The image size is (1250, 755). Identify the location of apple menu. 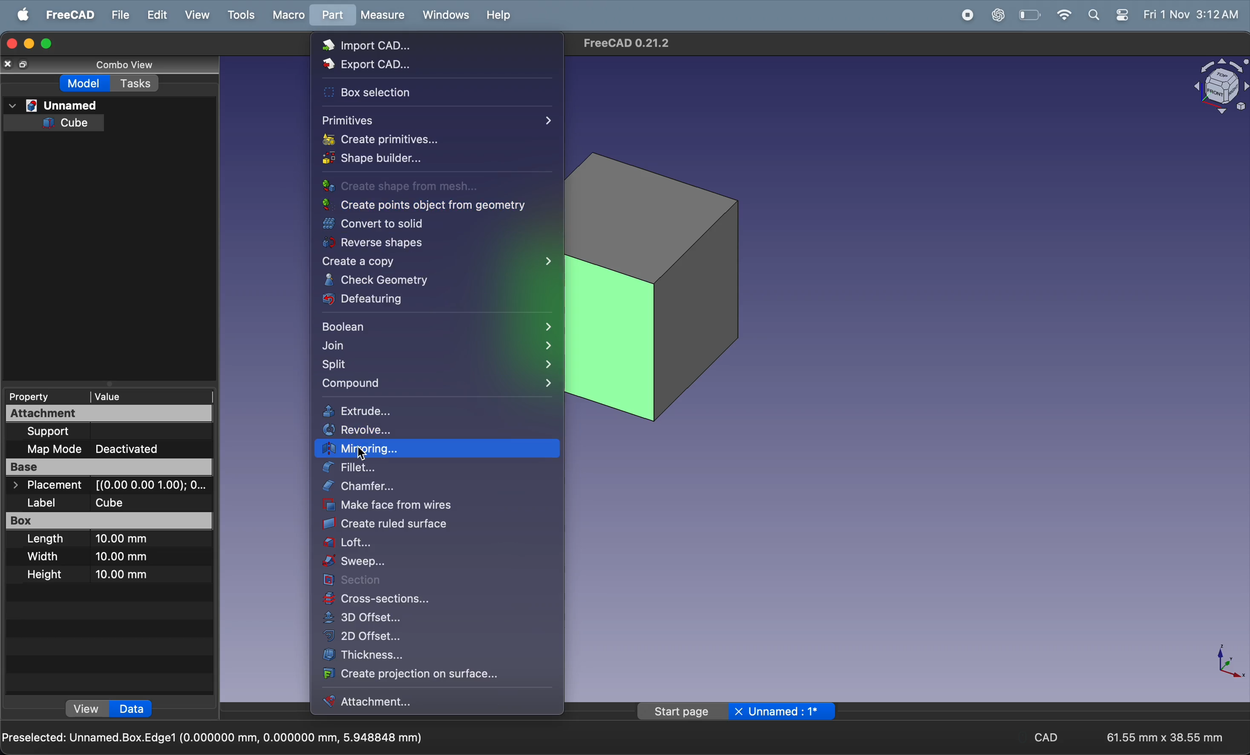
(24, 14).